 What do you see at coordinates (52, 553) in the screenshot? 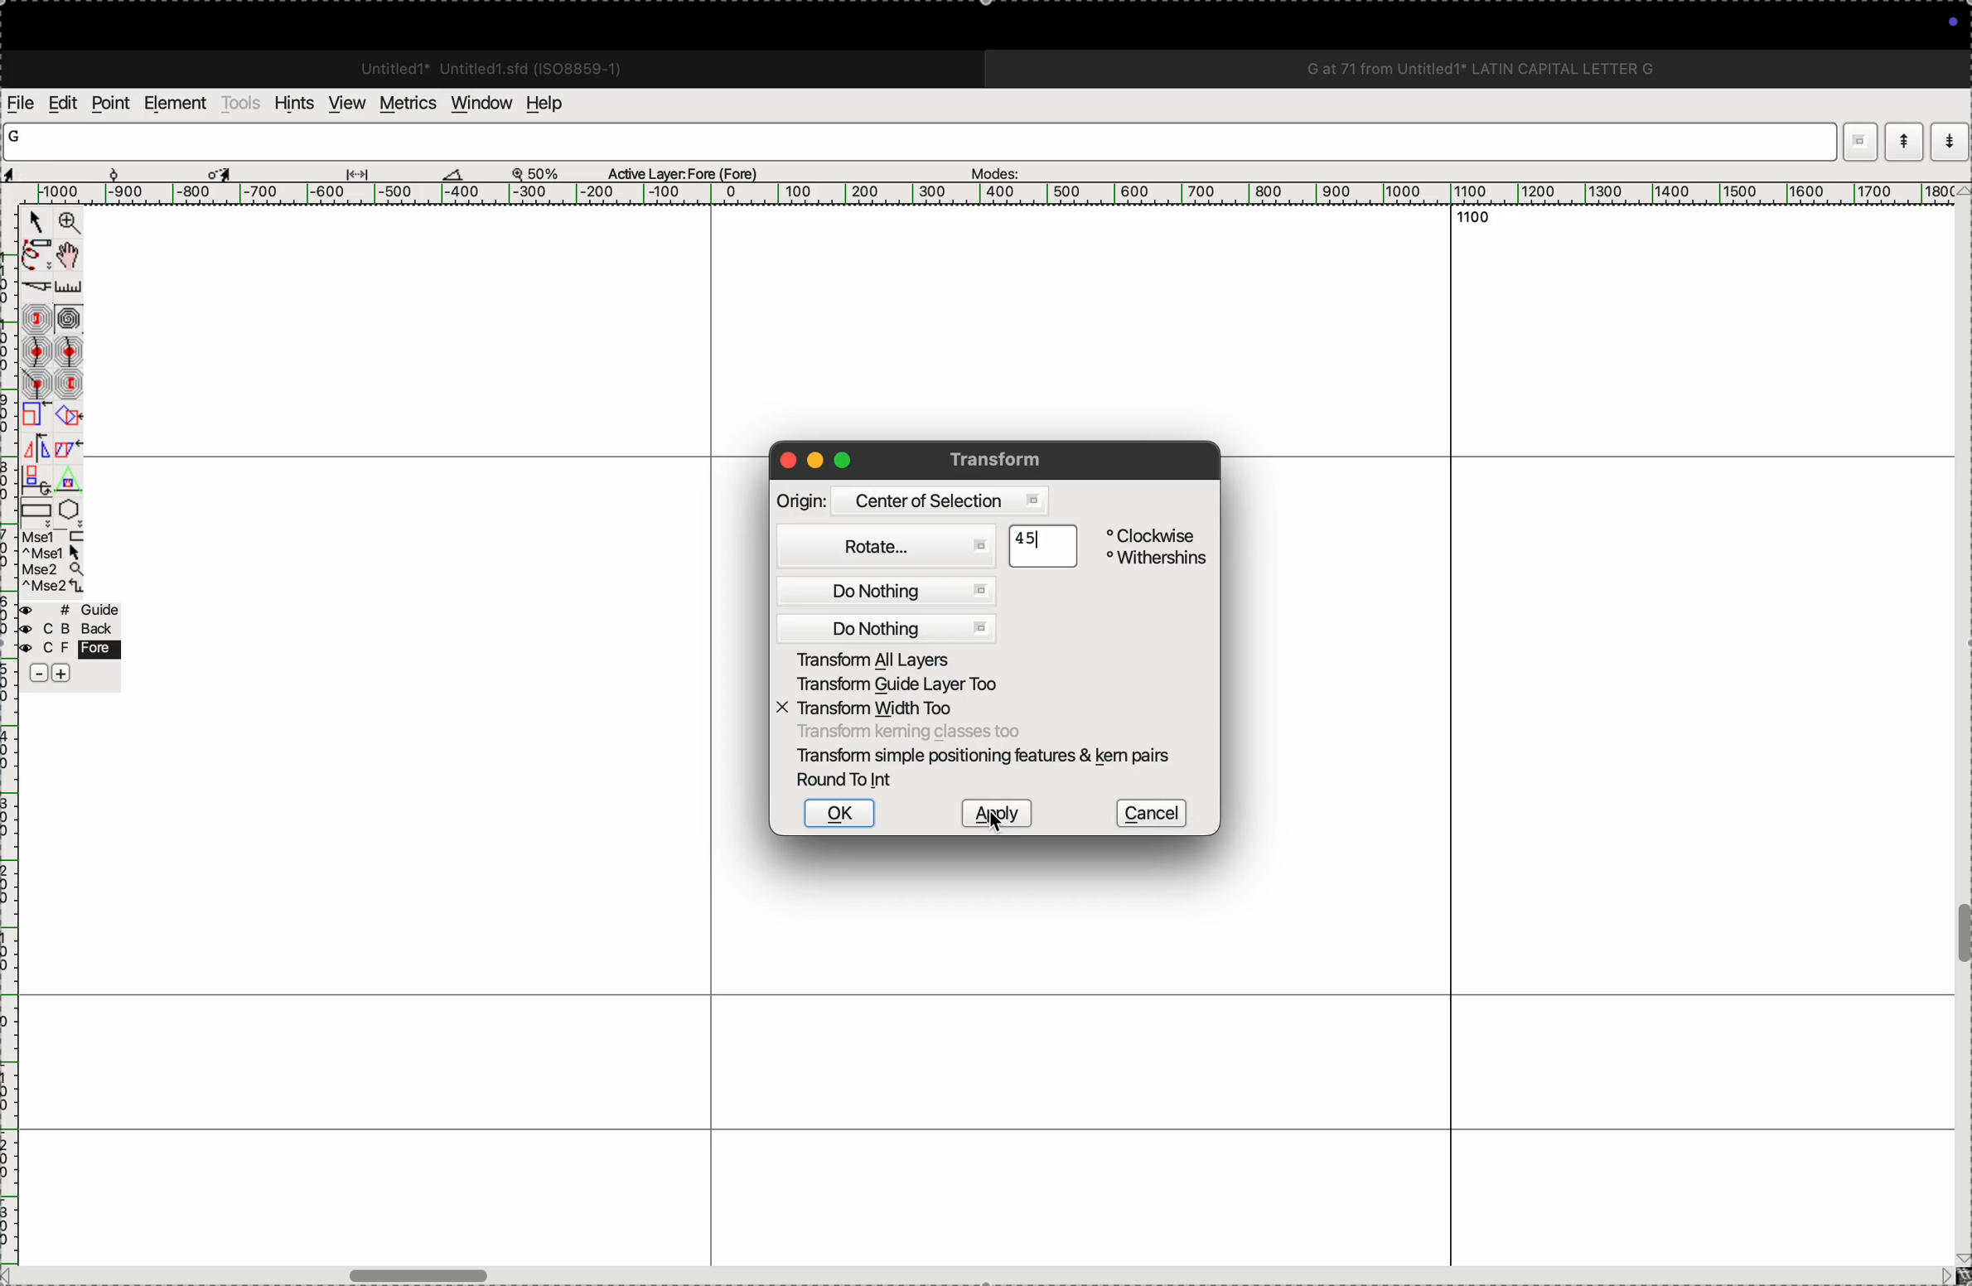
I see `left mouse button + Ctrl` at bounding box center [52, 553].